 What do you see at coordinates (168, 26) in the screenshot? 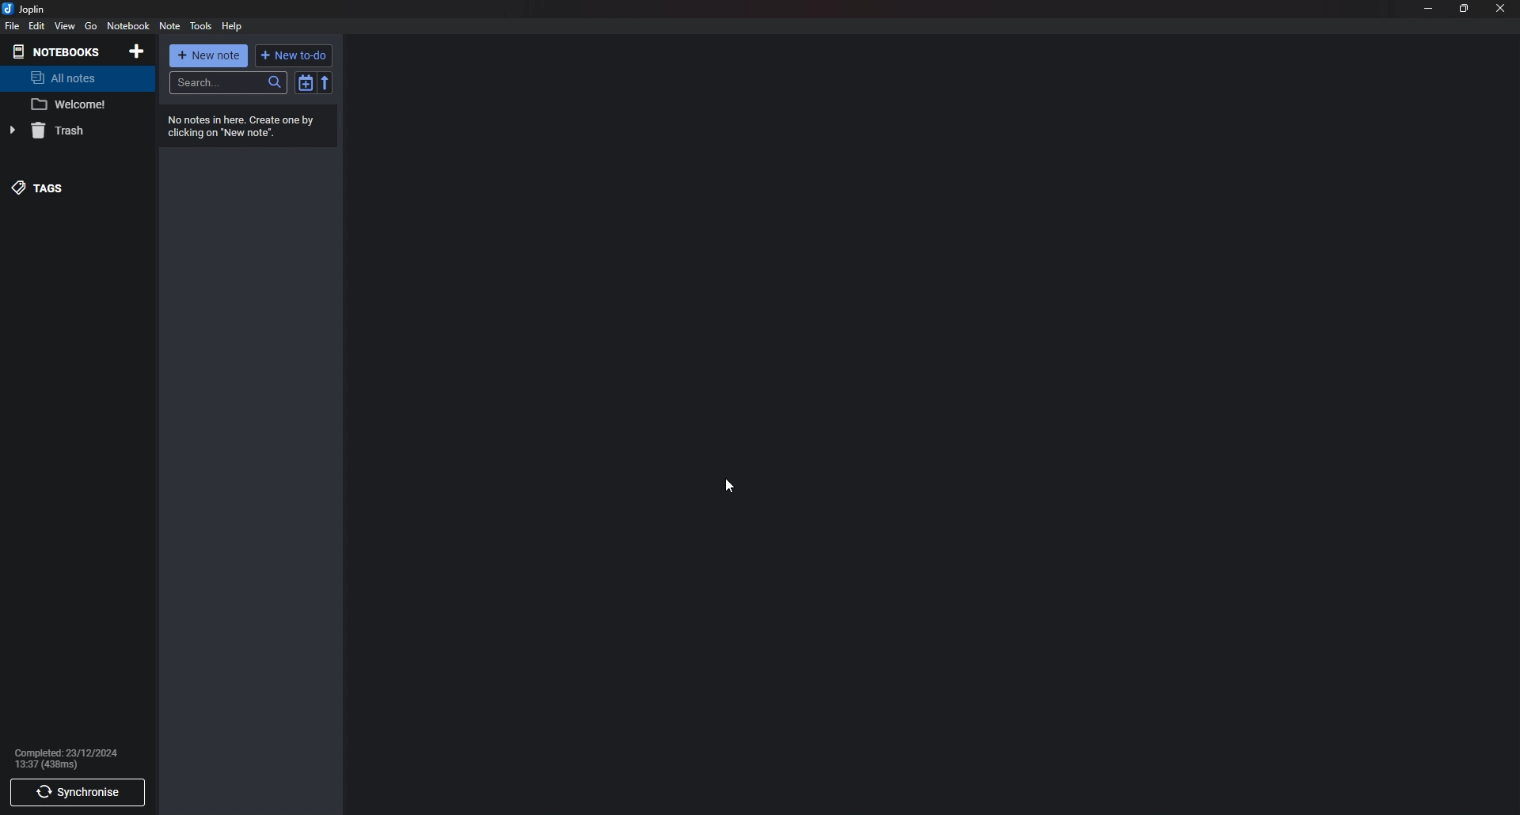
I see `note` at bounding box center [168, 26].